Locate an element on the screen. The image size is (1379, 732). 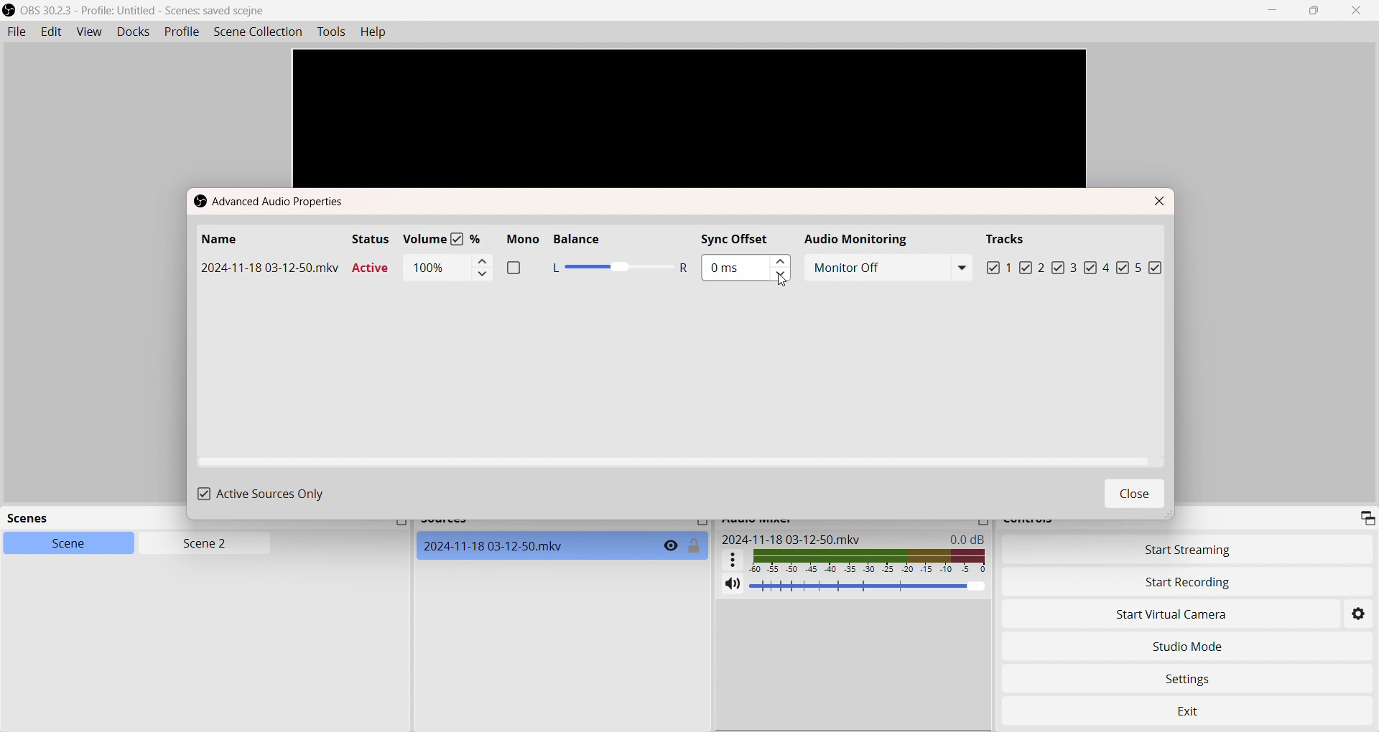
Decrement is located at coordinates (781, 278).